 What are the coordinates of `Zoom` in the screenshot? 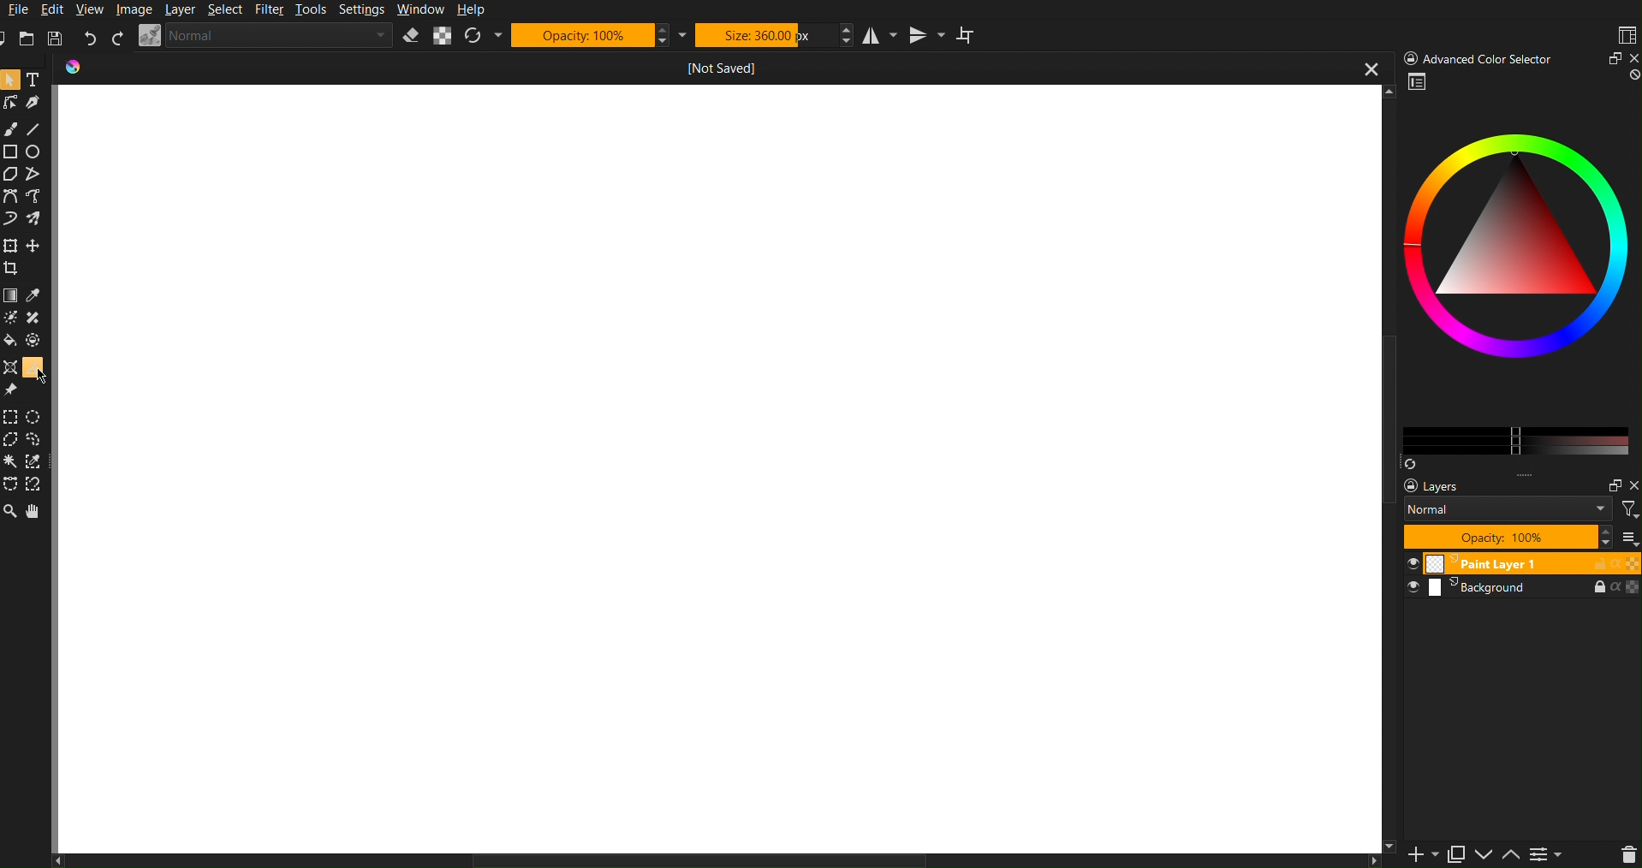 It's located at (11, 80).